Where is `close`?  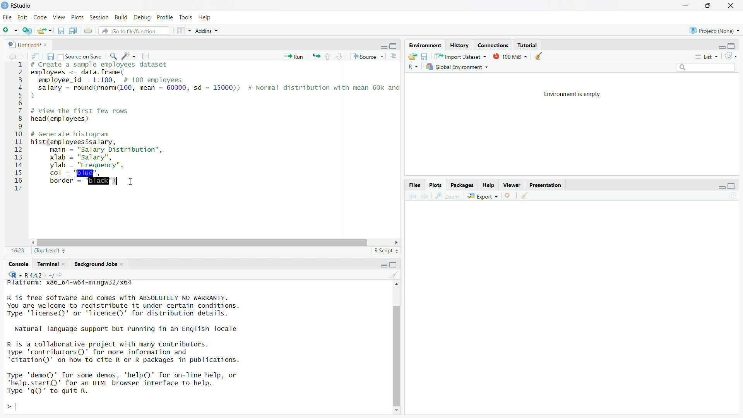
close is located at coordinates (64, 264).